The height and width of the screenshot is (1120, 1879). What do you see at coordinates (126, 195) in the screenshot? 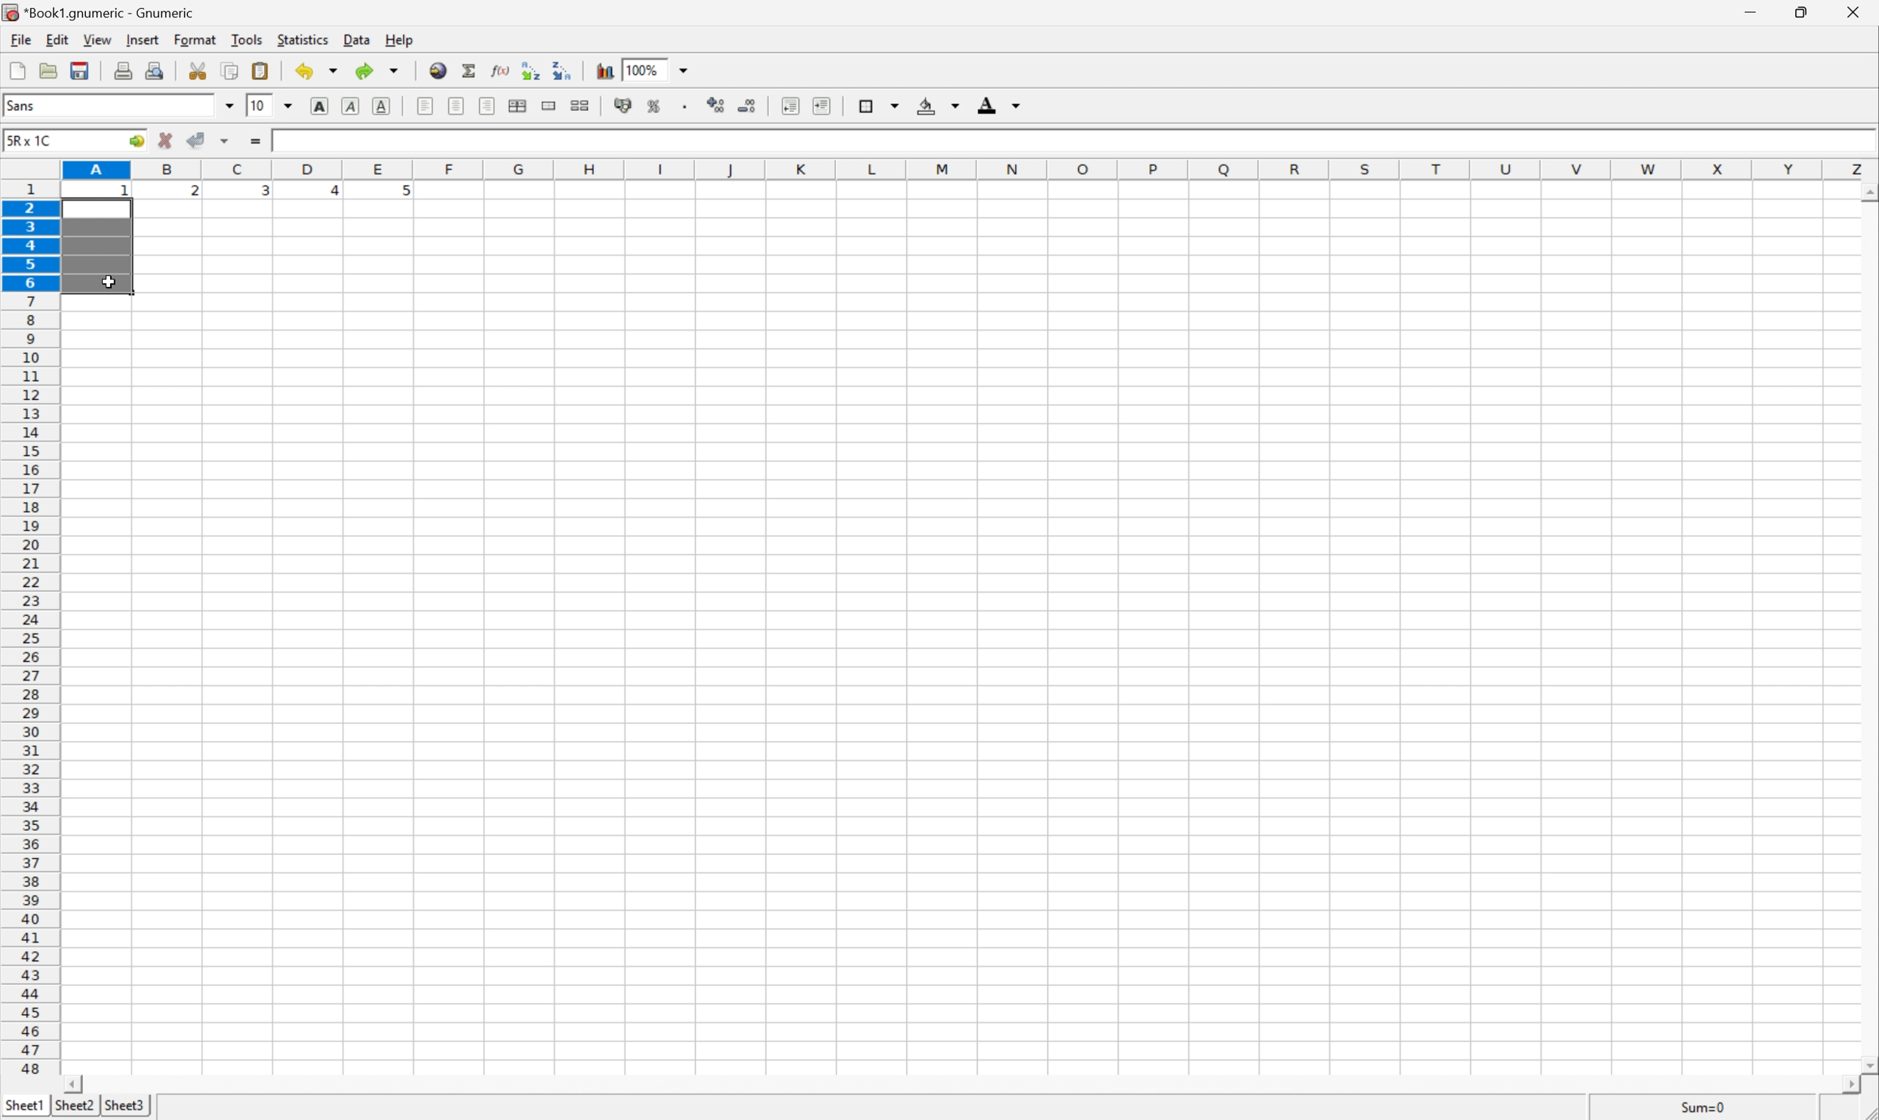
I see `1` at bounding box center [126, 195].